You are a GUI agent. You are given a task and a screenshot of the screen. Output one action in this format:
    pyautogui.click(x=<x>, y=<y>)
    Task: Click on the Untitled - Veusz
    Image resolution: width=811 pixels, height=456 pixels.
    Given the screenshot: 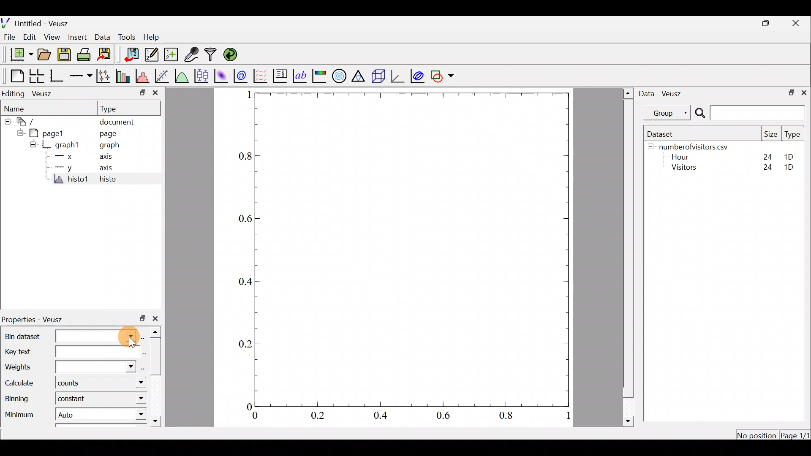 What is the action you would take?
    pyautogui.click(x=38, y=22)
    